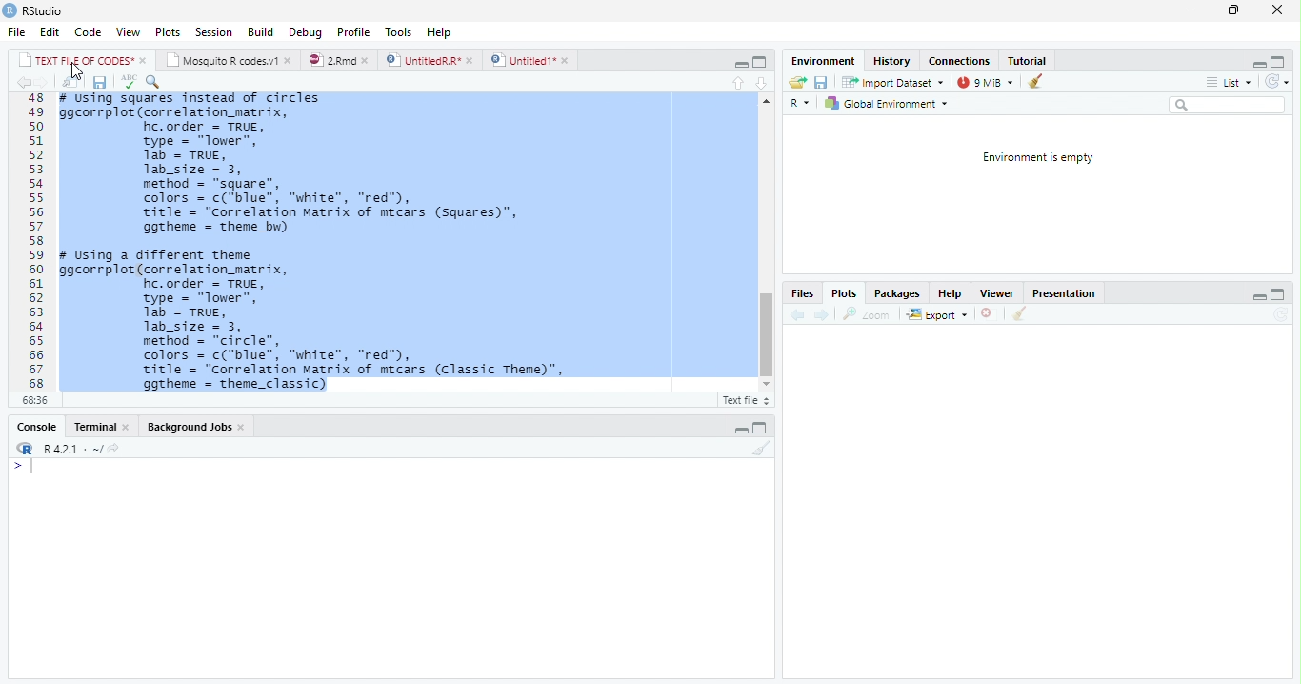  What do you see at coordinates (262, 31) in the screenshot?
I see `Build` at bounding box center [262, 31].